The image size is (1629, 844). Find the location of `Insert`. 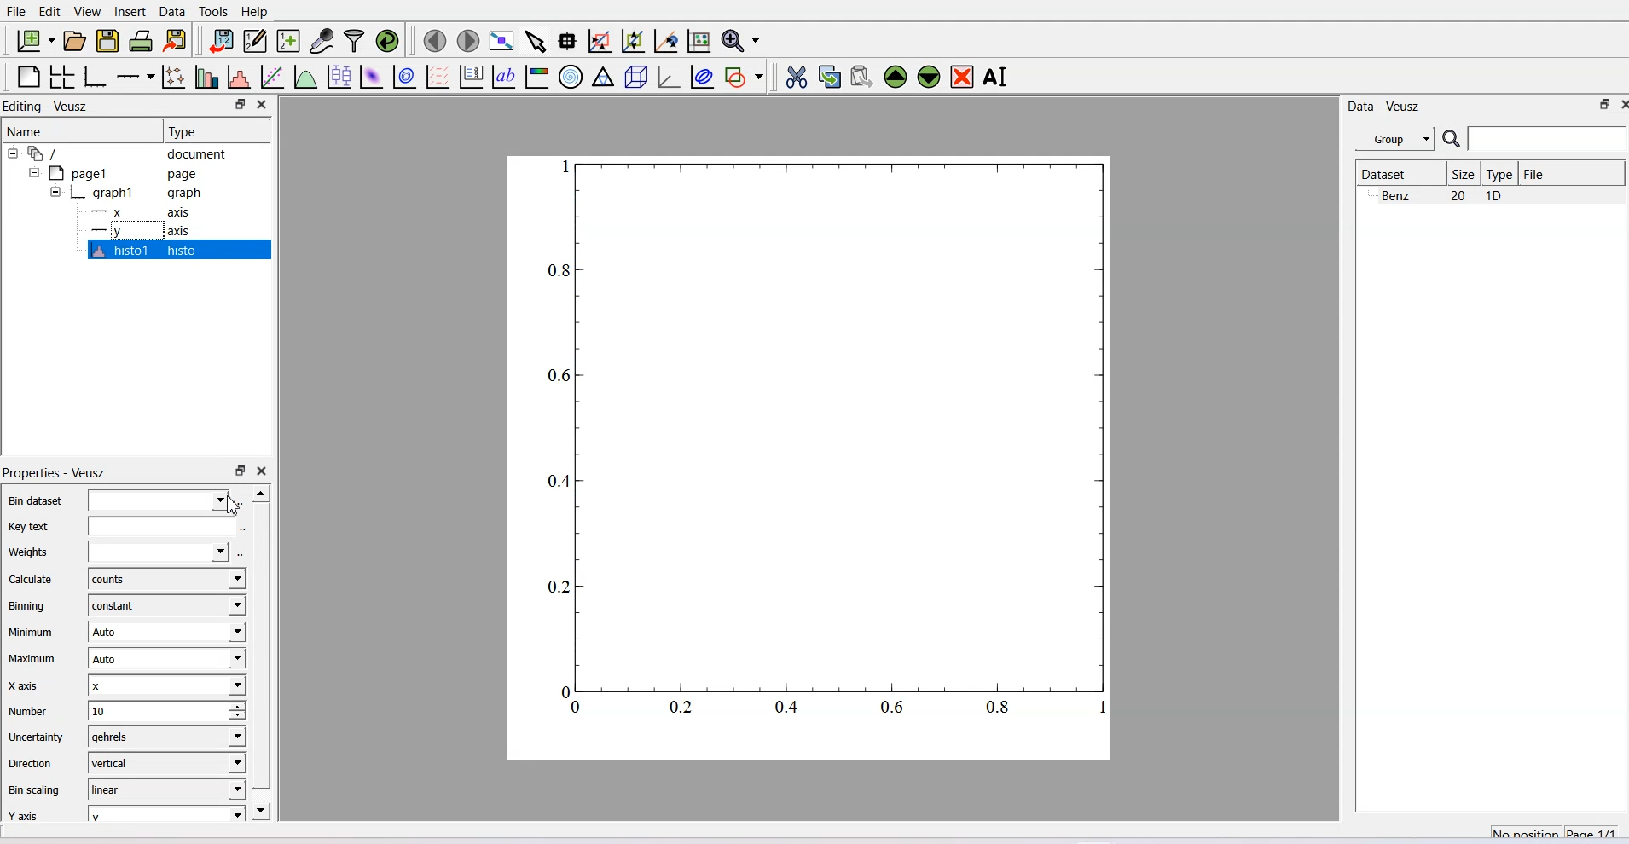

Insert is located at coordinates (132, 12).